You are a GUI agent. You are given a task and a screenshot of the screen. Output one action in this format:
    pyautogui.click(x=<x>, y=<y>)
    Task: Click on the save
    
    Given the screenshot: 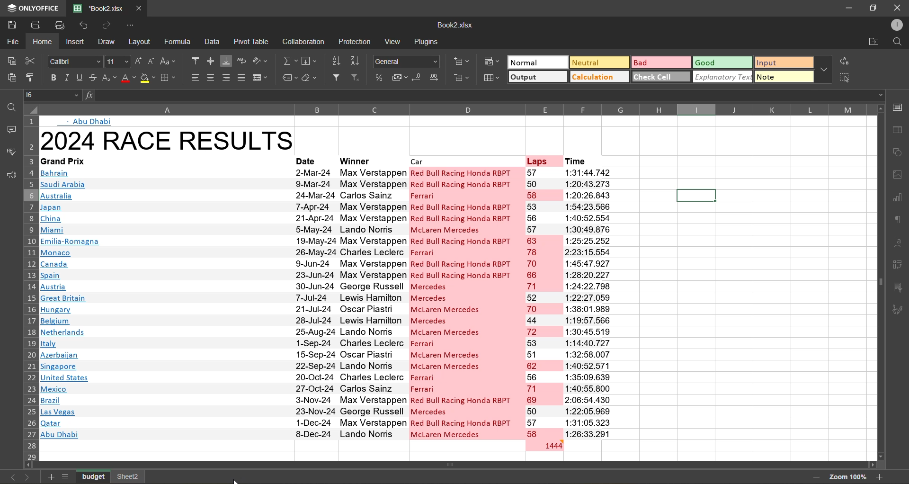 What is the action you would take?
    pyautogui.click(x=10, y=23)
    